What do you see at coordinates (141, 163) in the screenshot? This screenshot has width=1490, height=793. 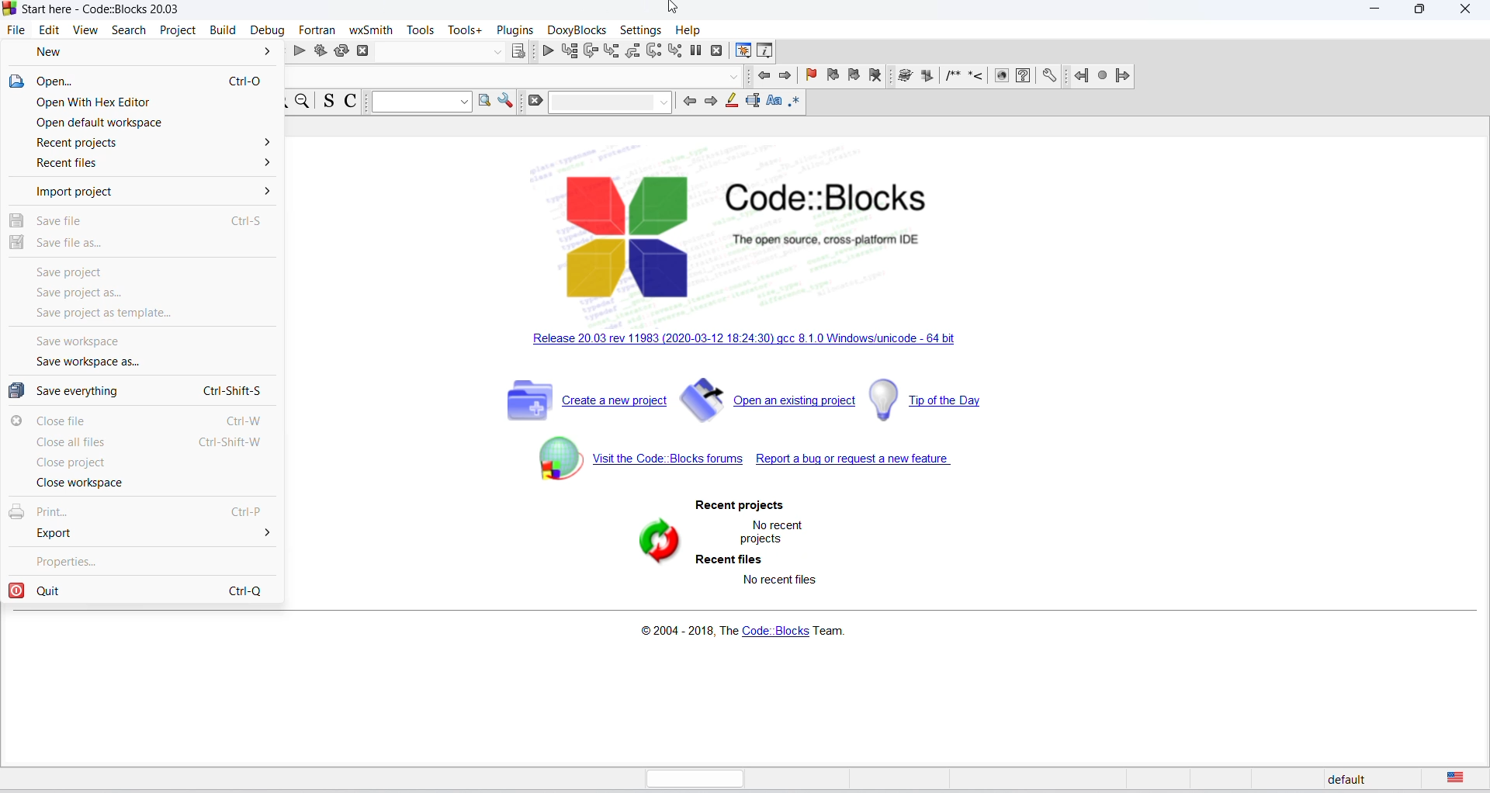 I see `recent files` at bounding box center [141, 163].